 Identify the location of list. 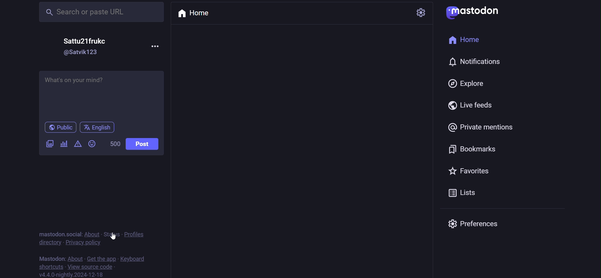
(465, 193).